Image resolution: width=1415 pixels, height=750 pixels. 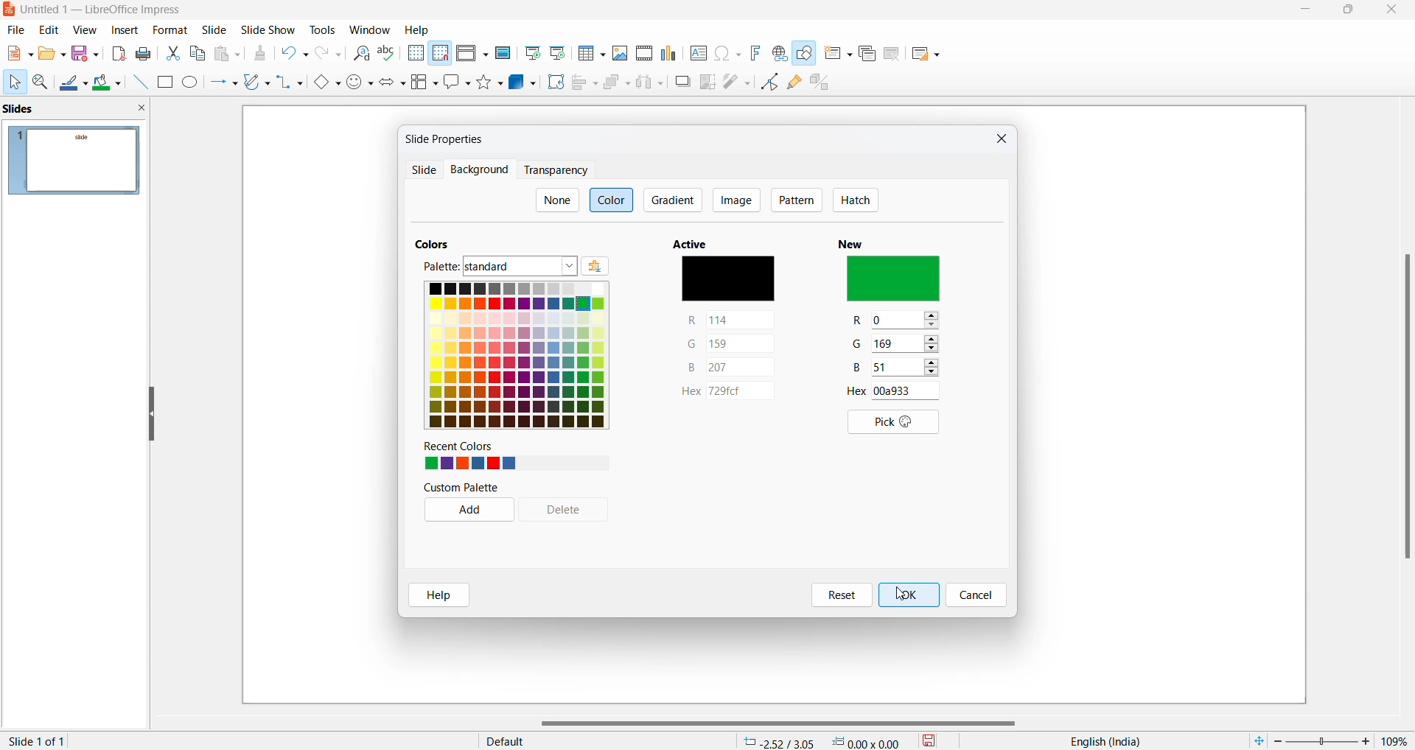 I want to click on slide, so click(x=216, y=30).